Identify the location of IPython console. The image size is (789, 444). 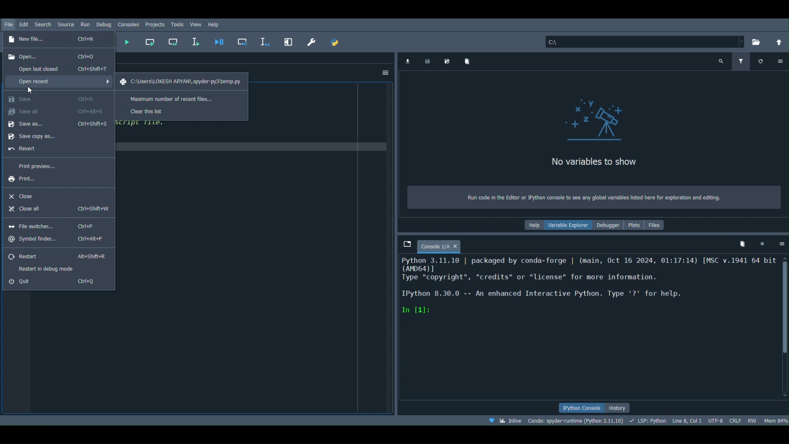
(580, 407).